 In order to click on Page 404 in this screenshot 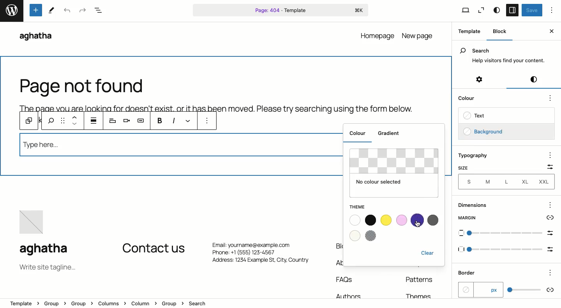, I will do `click(281, 10)`.